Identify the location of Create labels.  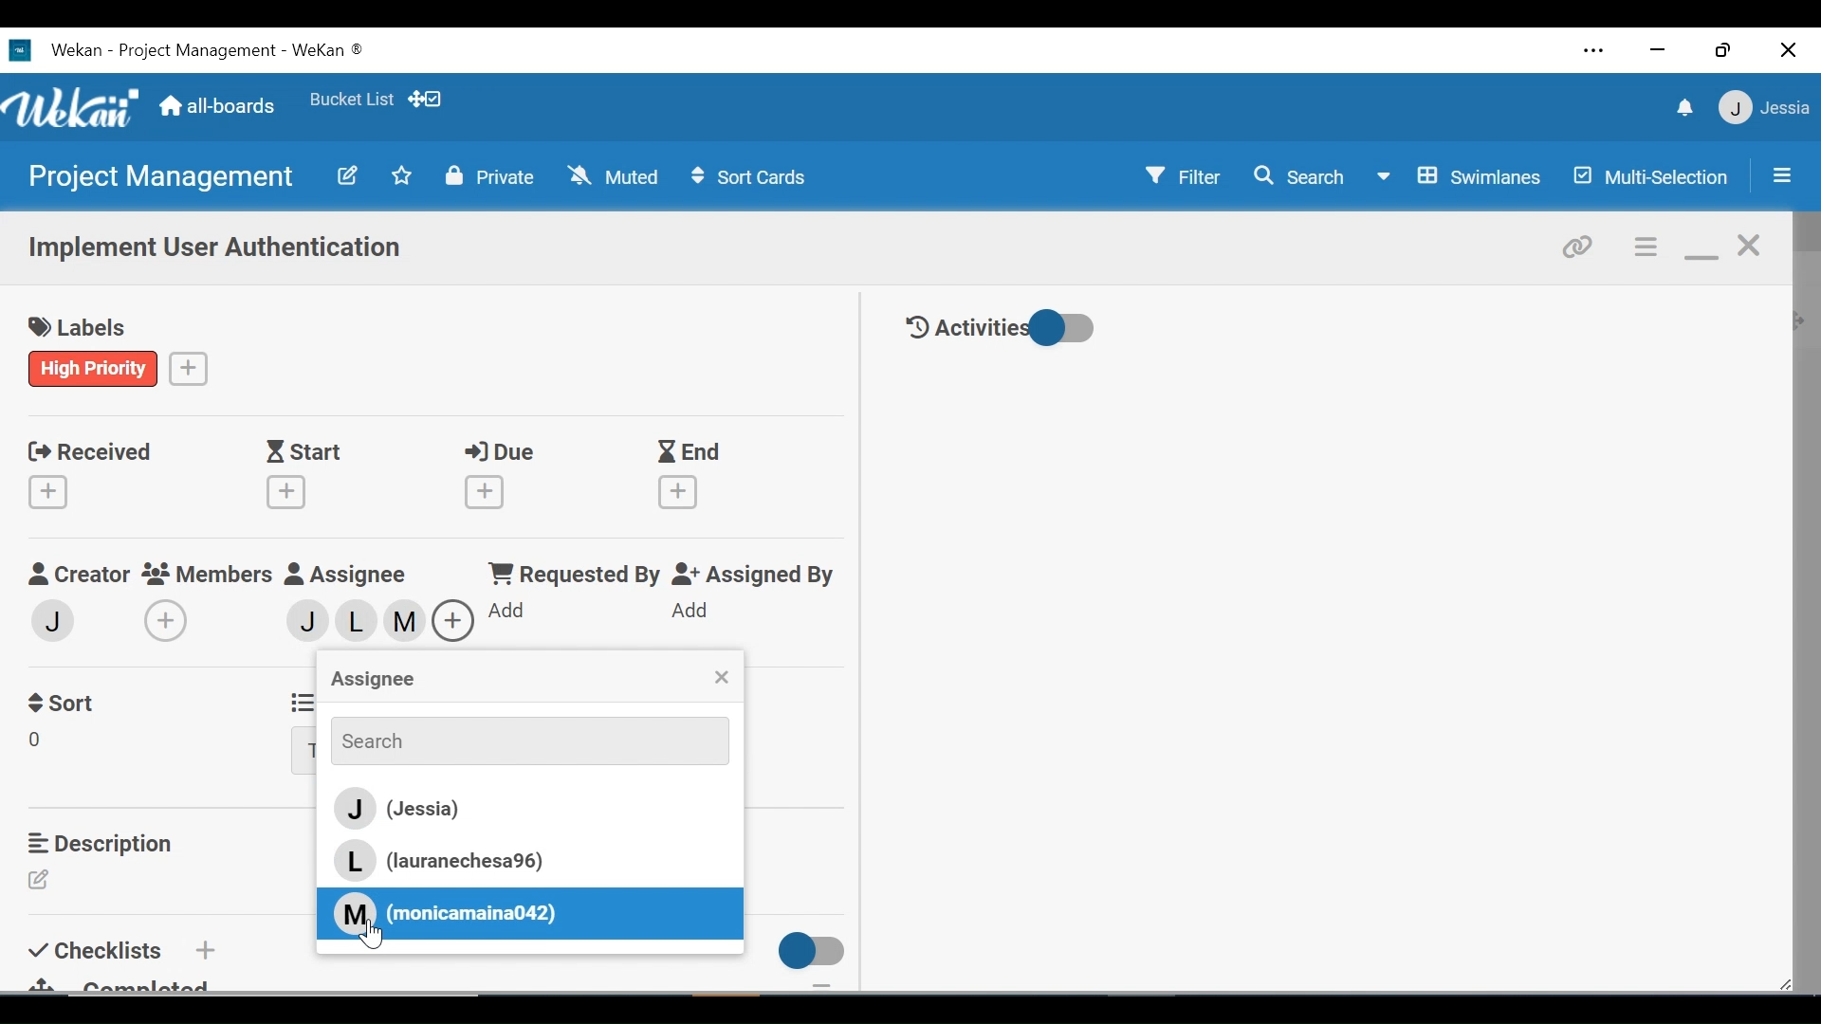
(189, 367).